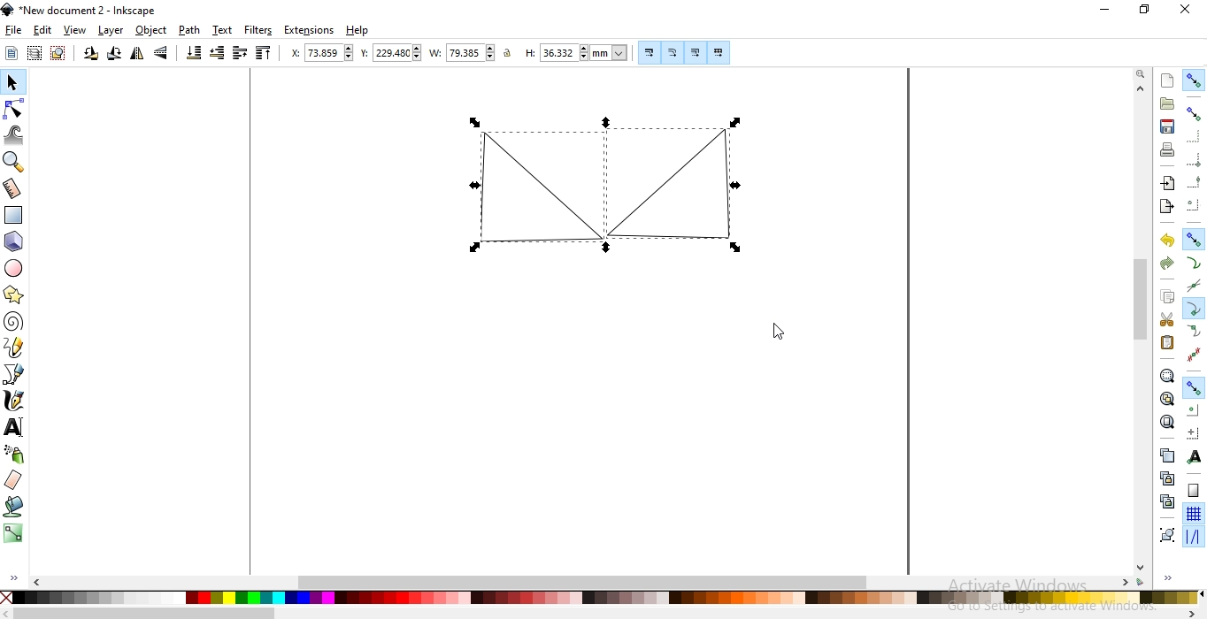 This screenshot has width=1207, height=619. I want to click on flip vertically, so click(162, 54).